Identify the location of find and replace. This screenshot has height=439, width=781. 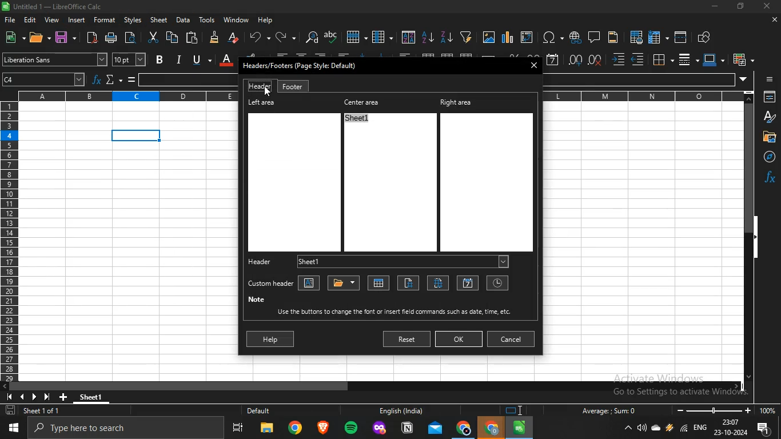
(310, 37).